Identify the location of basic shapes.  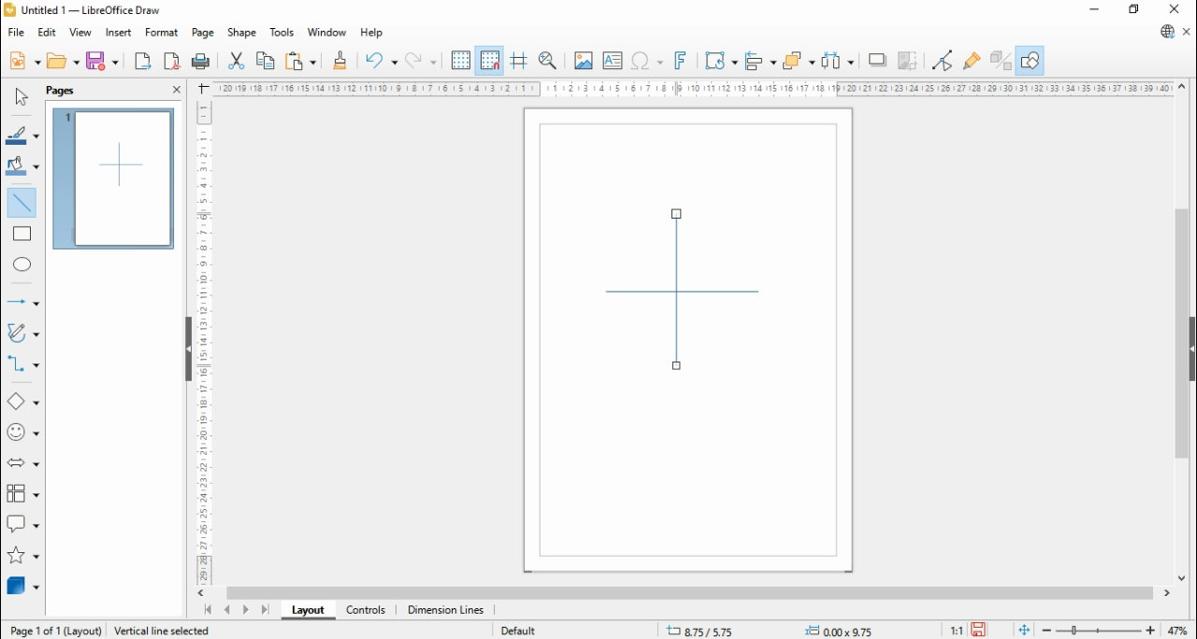
(22, 402).